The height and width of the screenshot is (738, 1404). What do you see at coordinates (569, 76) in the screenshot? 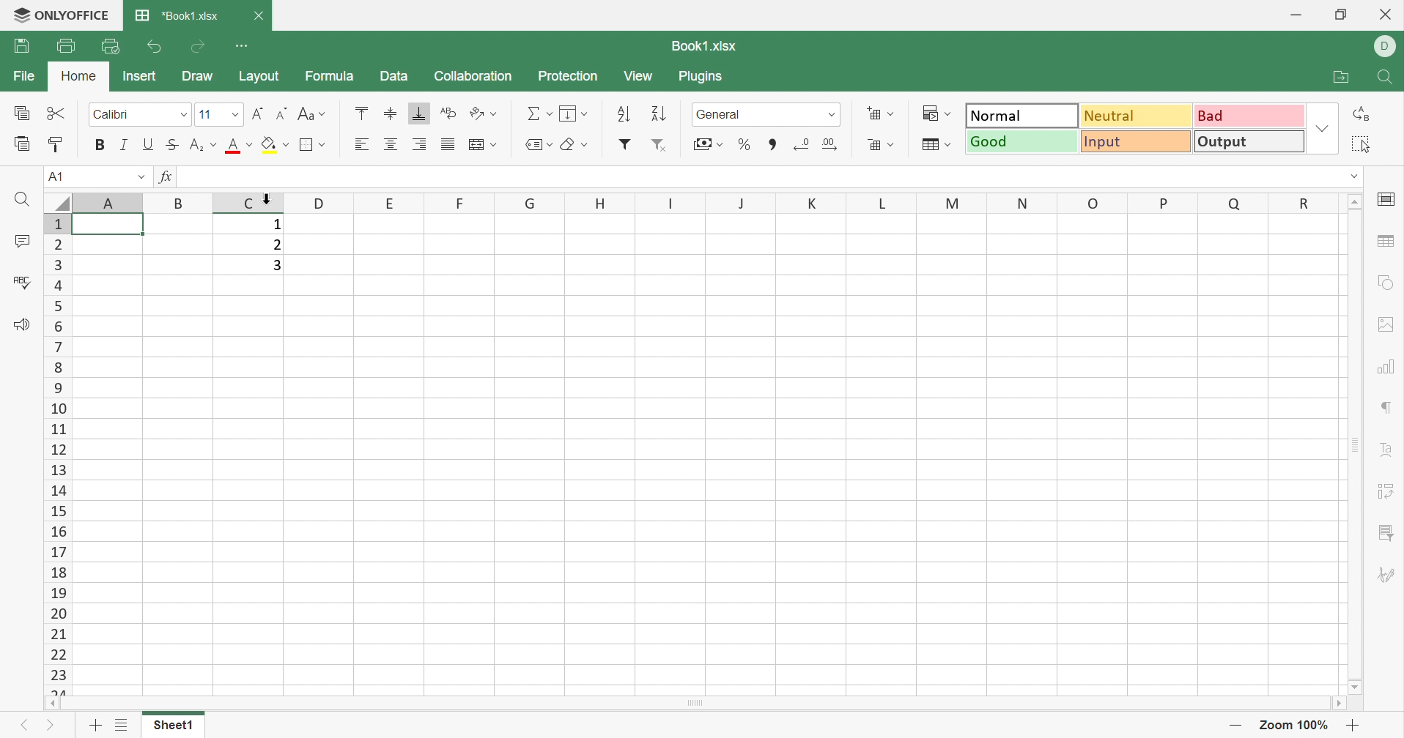
I see `Protection` at bounding box center [569, 76].